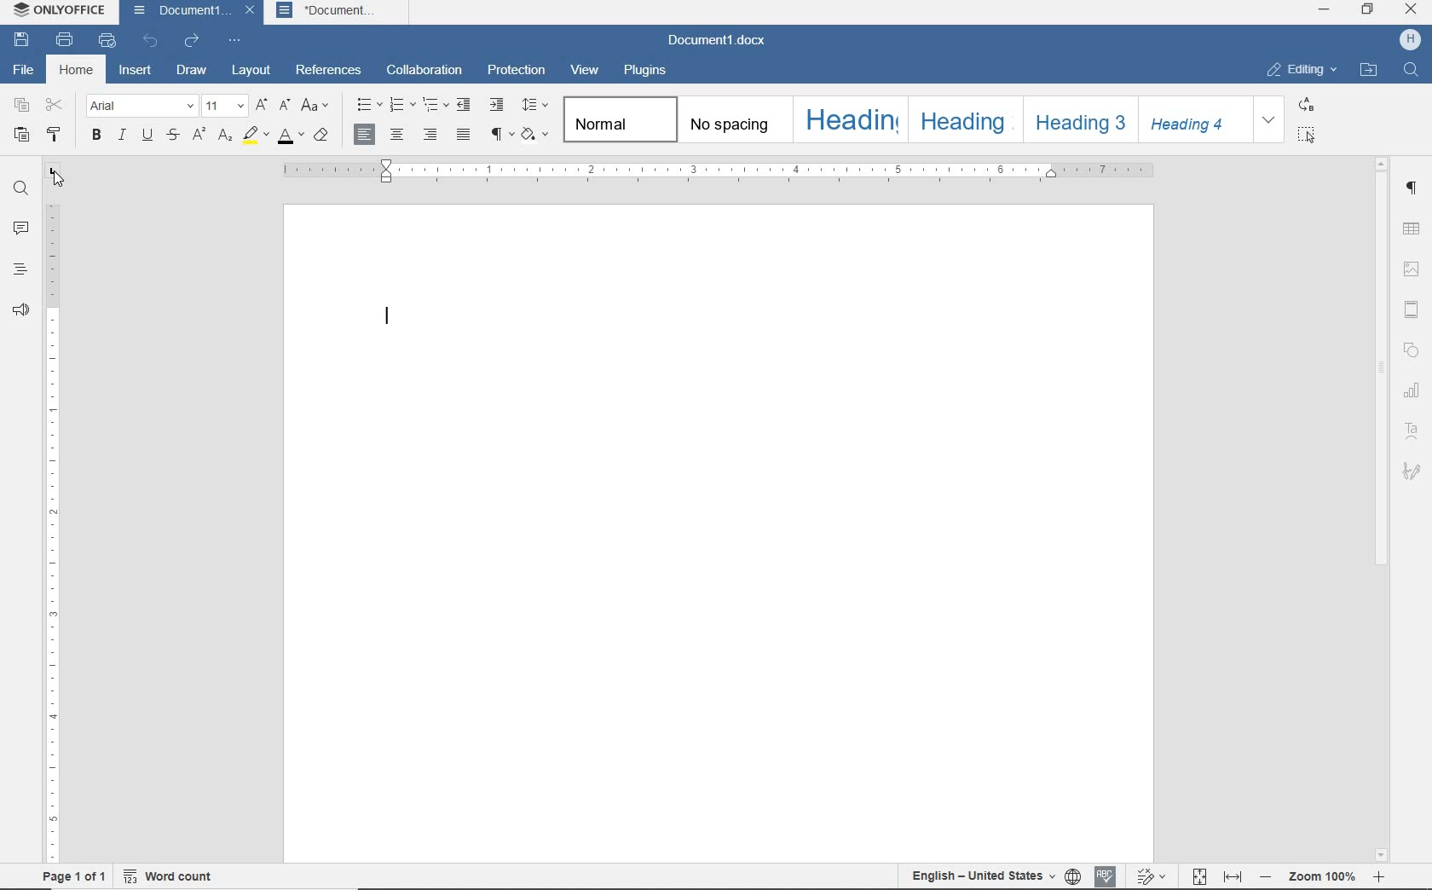 Image resolution: width=1432 pixels, height=890 pixels. Describe the element at coordinates (981, 877) in the screenshot. I see `TEXT LANGUAGE` at that location.